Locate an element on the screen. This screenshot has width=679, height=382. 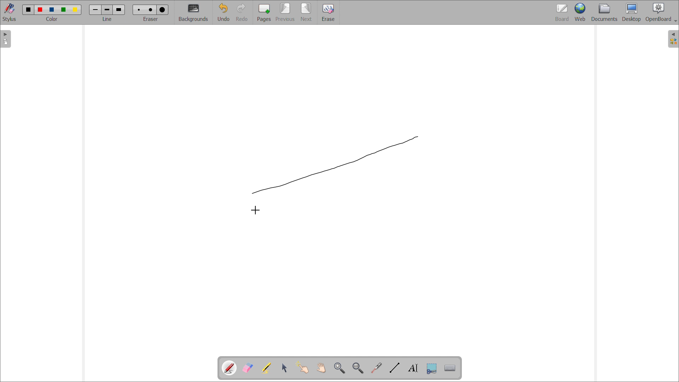
board is located at coordinates (562, 12).